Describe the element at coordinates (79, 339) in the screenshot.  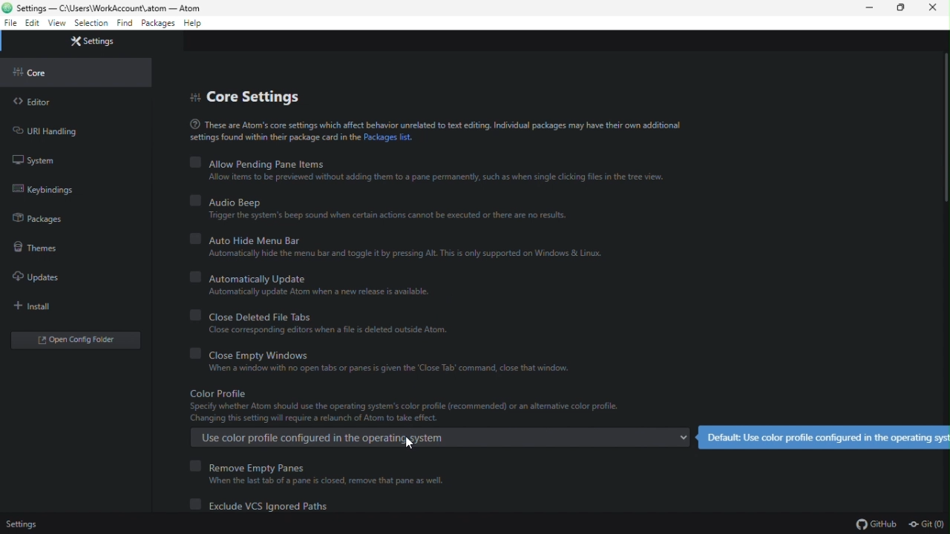
I see `open open` at that location.